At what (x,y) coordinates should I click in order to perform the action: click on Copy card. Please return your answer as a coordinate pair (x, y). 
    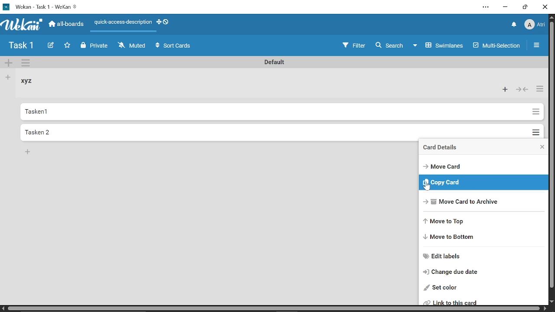
    Looking at the image, I should click on (485, 182).